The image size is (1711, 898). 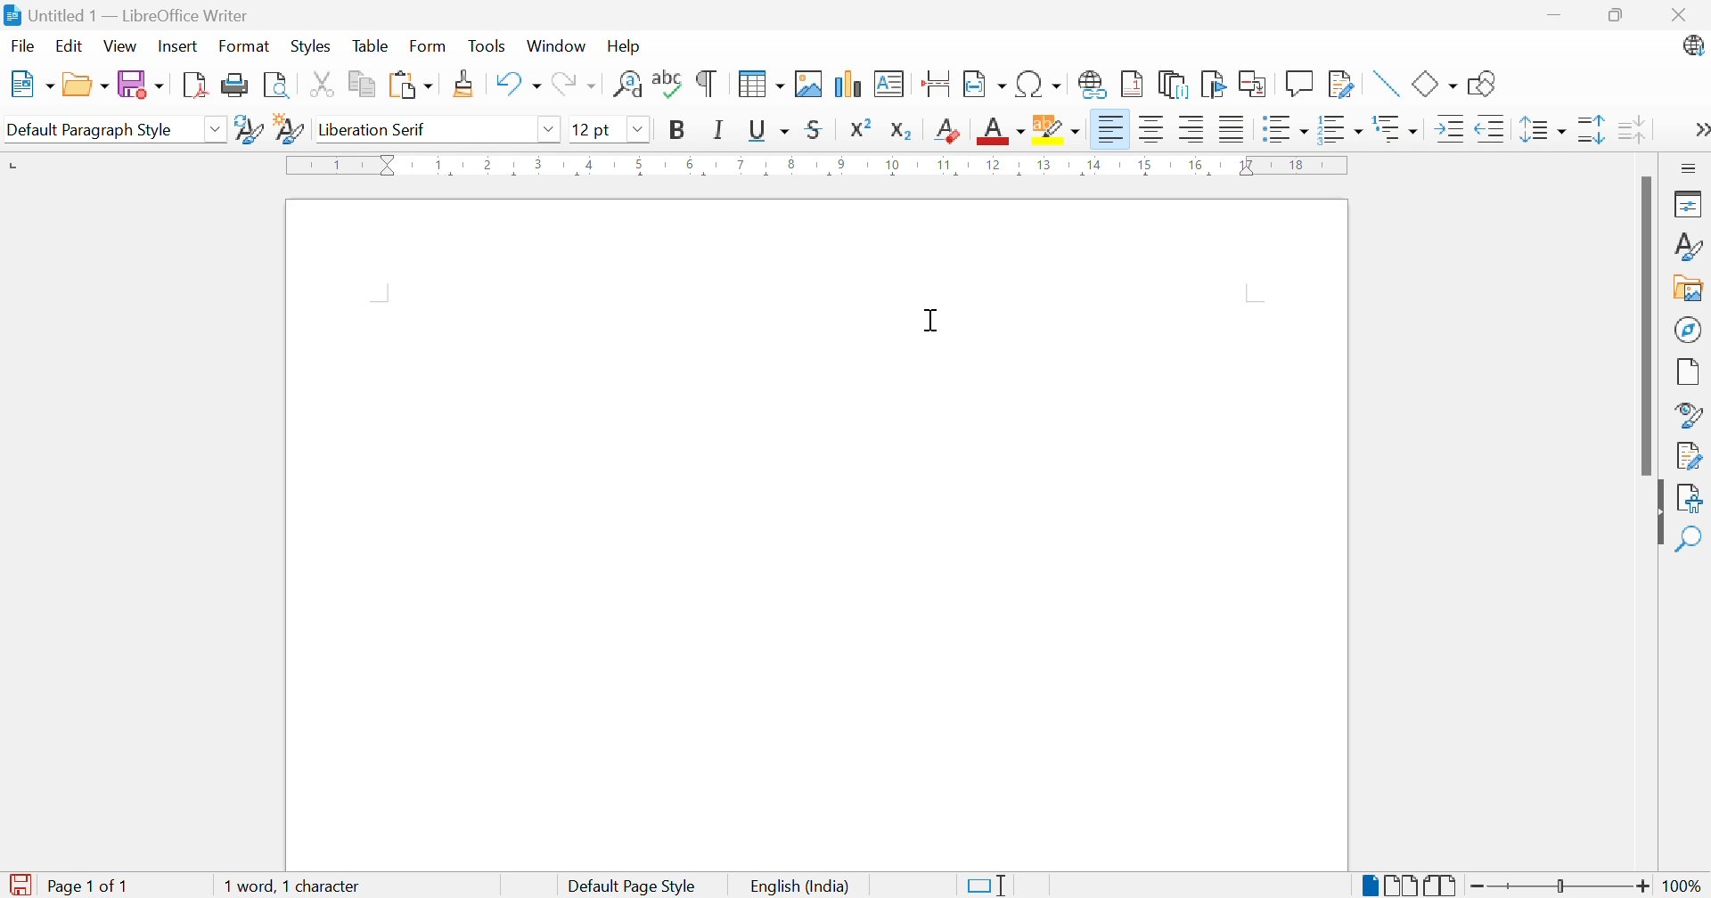 I want to click on Find and Replace, so click(x=626, y=84).